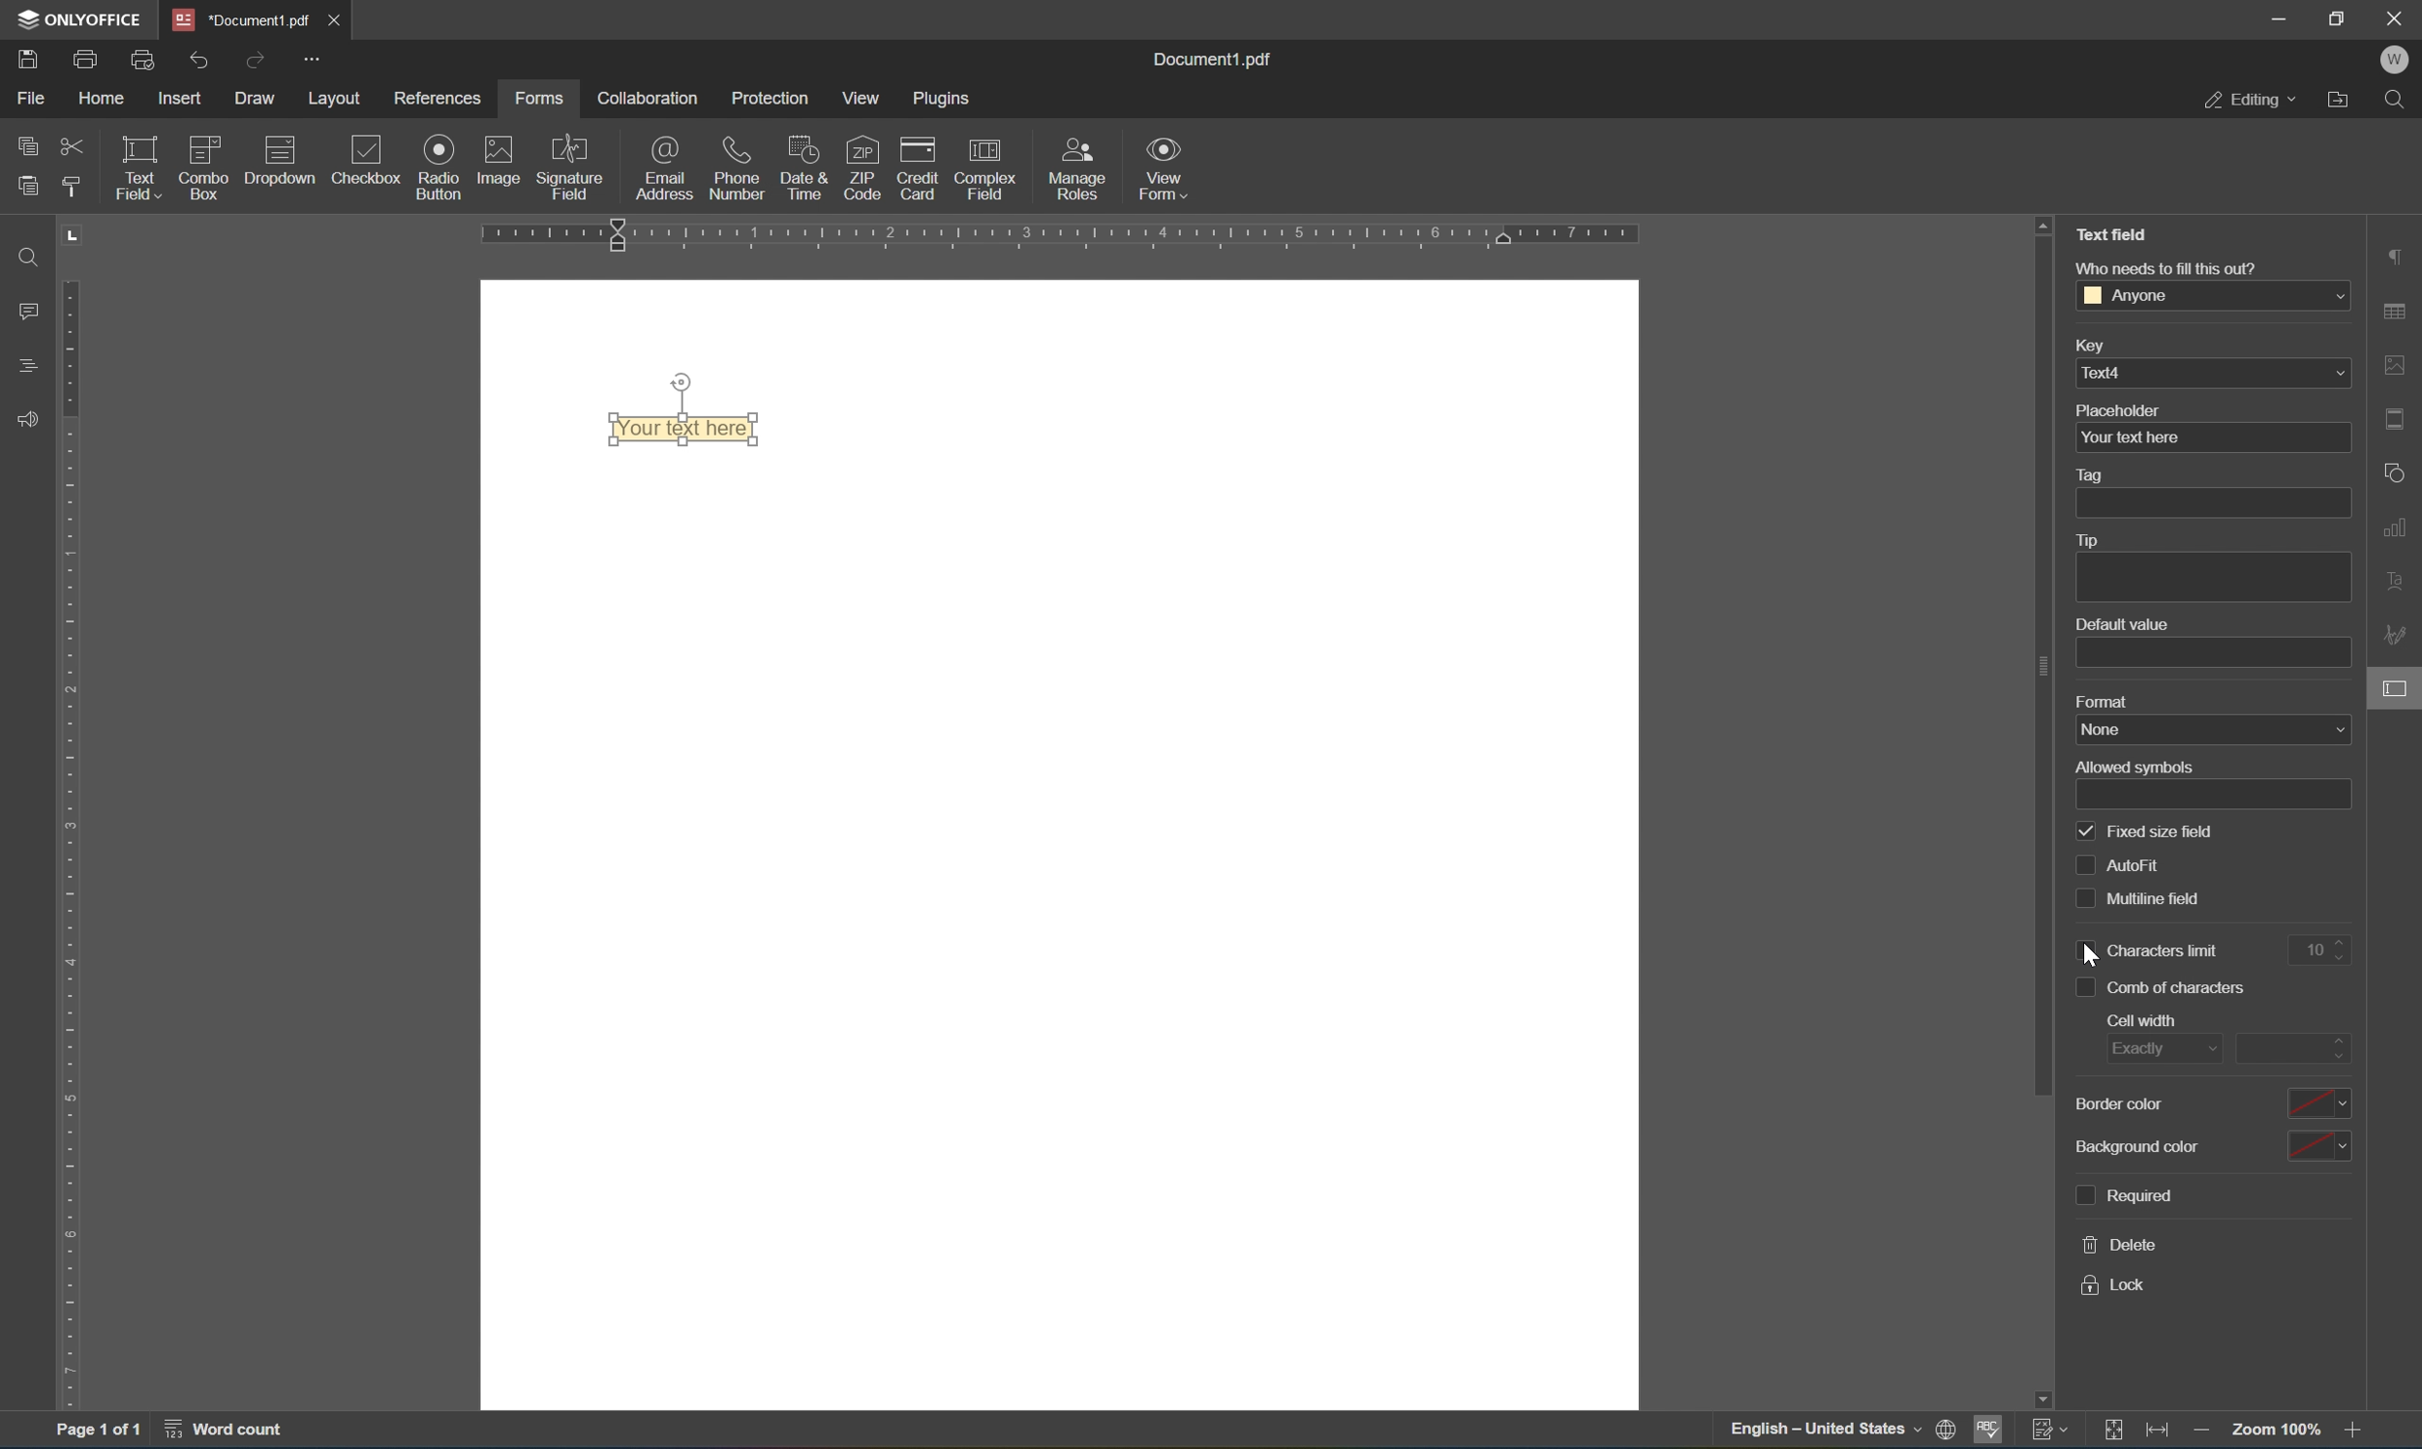 Image resolution: width=2422 pixels, height=1449 pixels. I want to click on headings, so click(28, 372).